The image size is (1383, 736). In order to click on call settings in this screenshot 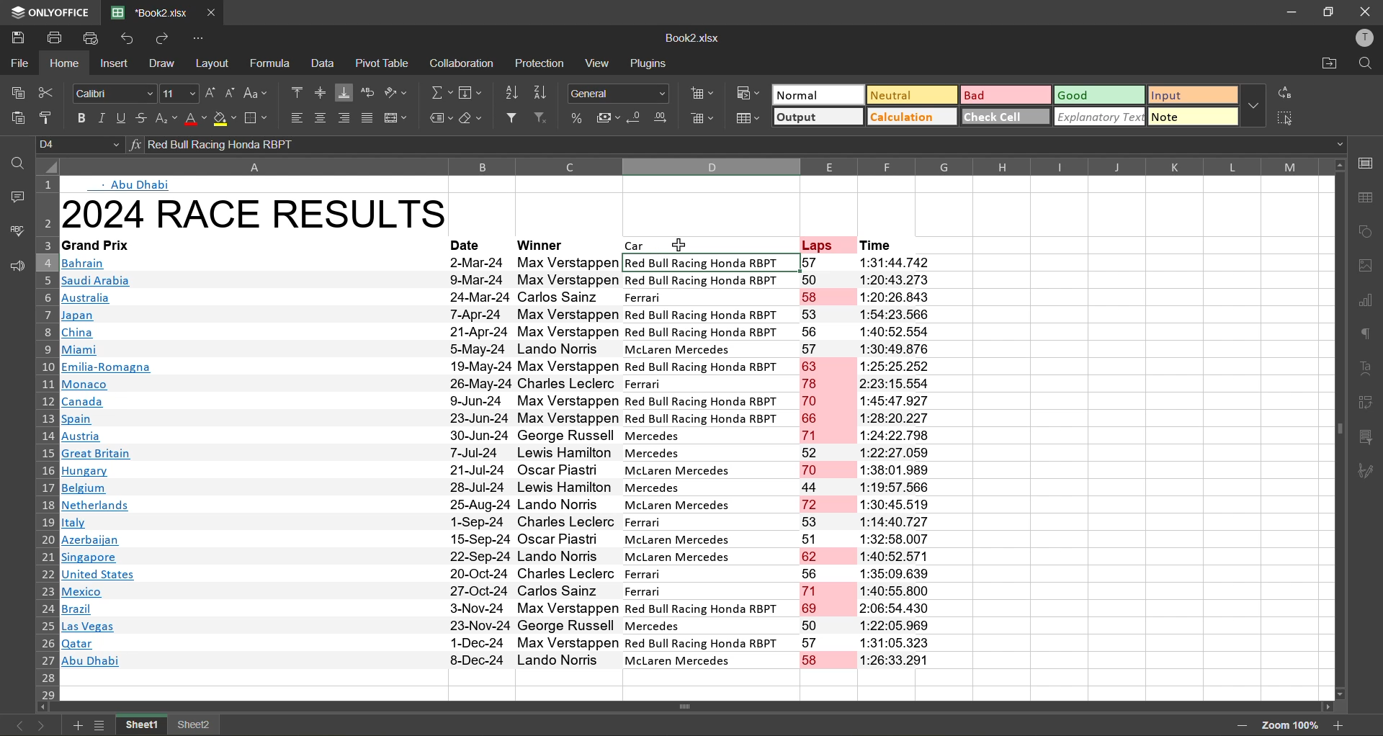, I will do `click(1367, 165)`.